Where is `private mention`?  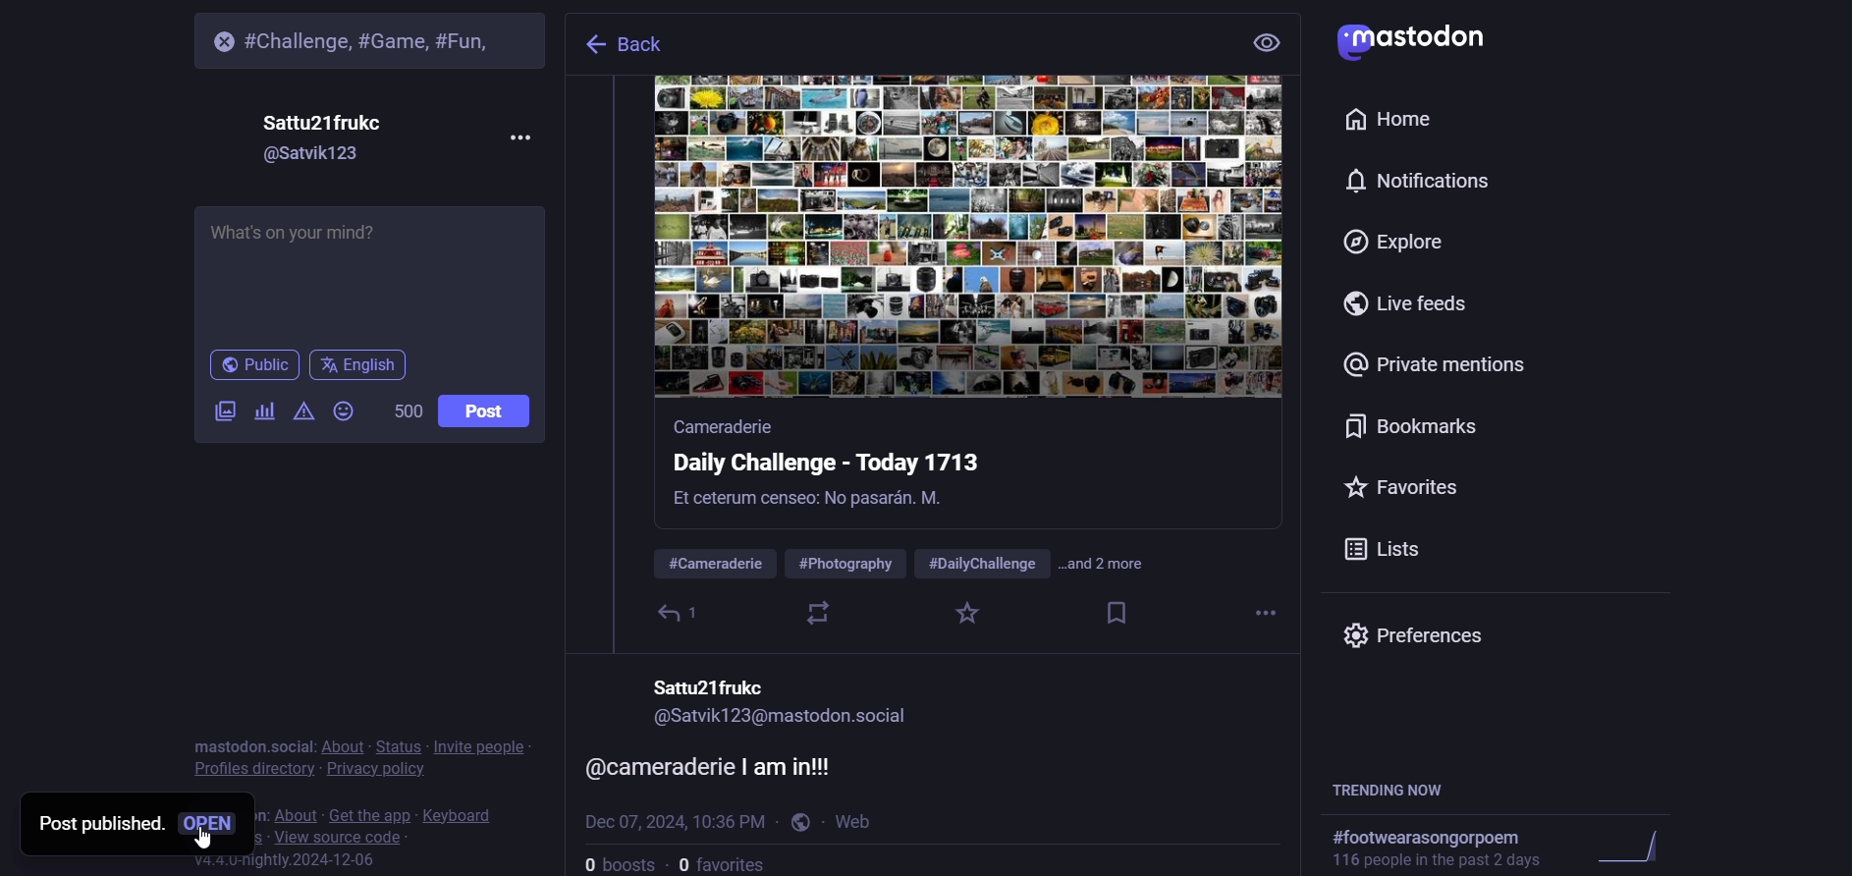 private mention is located at coordinates (1436, 365).